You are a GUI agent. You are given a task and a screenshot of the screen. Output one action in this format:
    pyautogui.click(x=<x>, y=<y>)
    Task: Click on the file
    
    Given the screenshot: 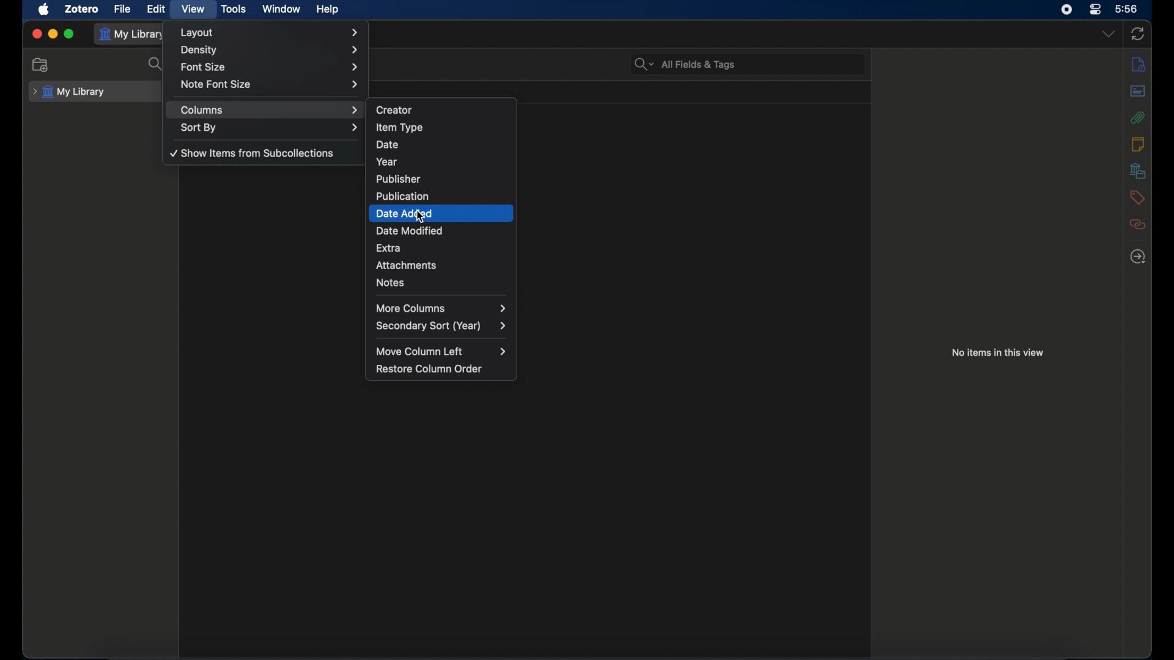 What is the action you would take?
    pyautogui.click(x=124, y=9)
    